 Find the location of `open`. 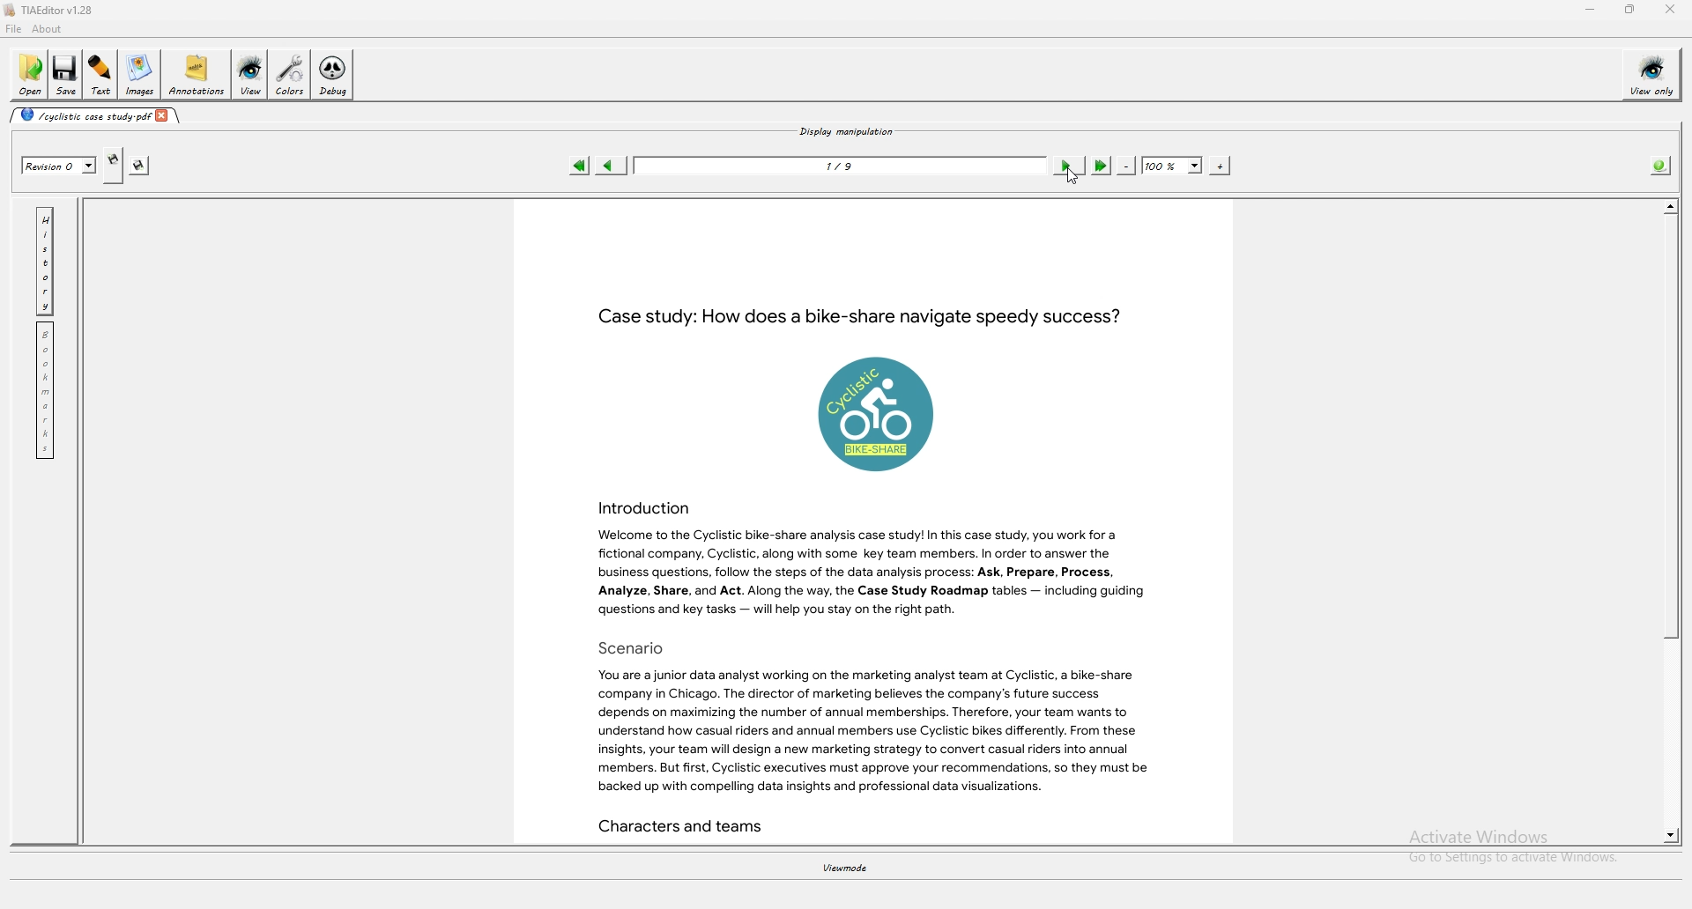

open is located at coordinates (29, 75).